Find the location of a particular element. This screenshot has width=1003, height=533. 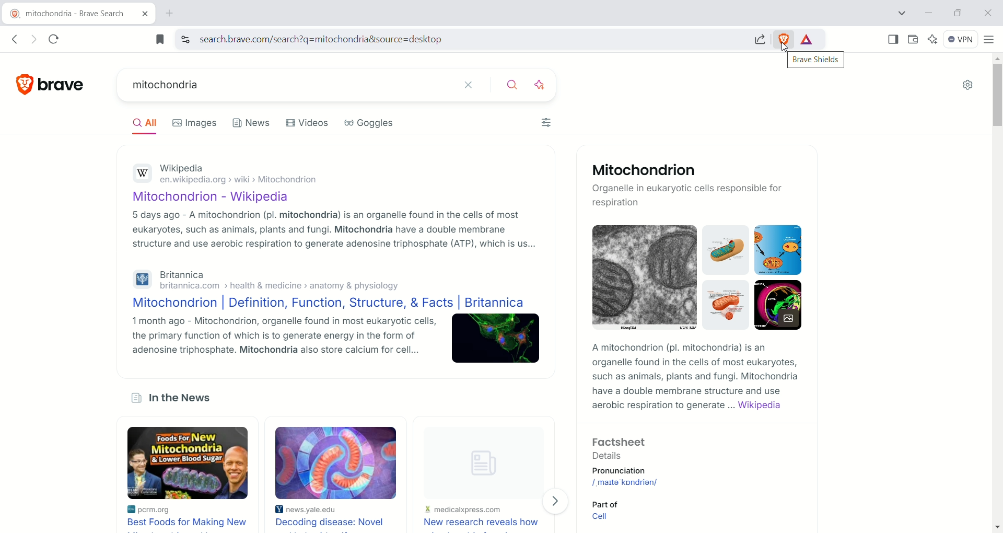

aerobic respiration to generate... is located at coordinates (663, 406).